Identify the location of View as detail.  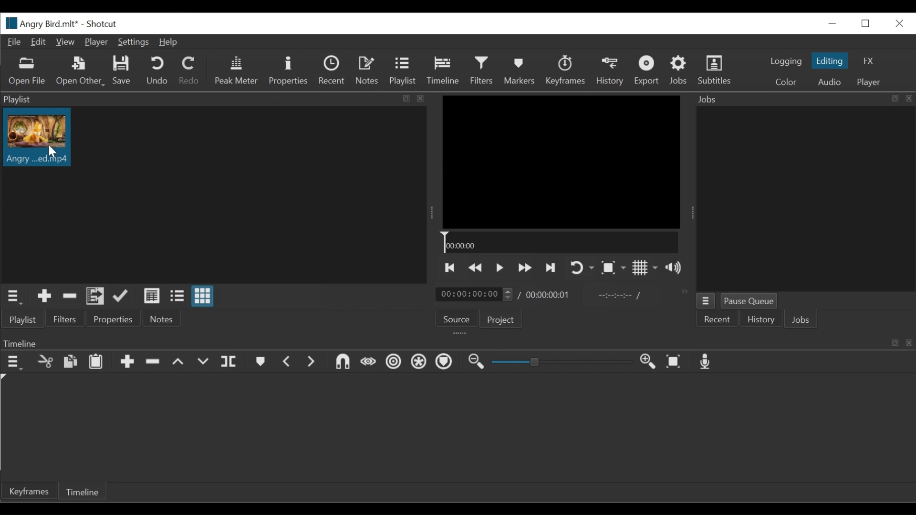
(151, 296).